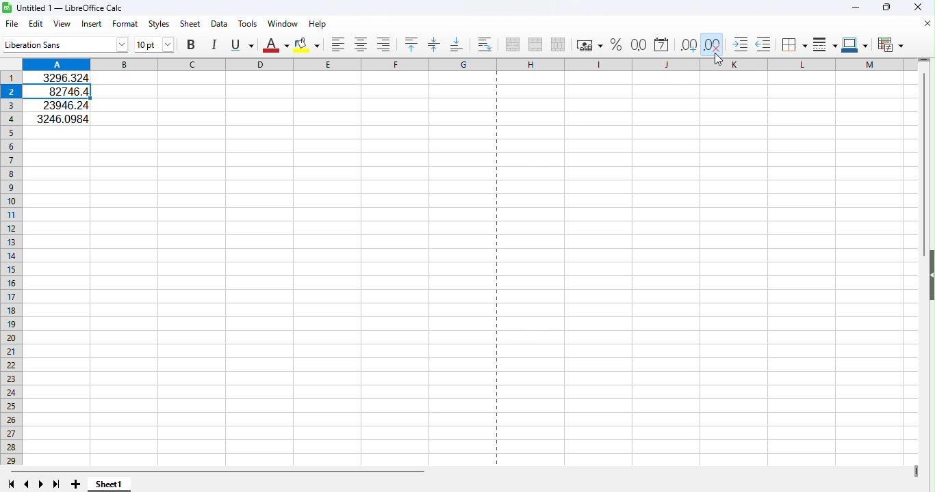 The width and height of the screenshot is (935, 492). What do you see at coordinates (35, 23) in the screenshot?
I see `Edit` at bounding box center [35, 23].